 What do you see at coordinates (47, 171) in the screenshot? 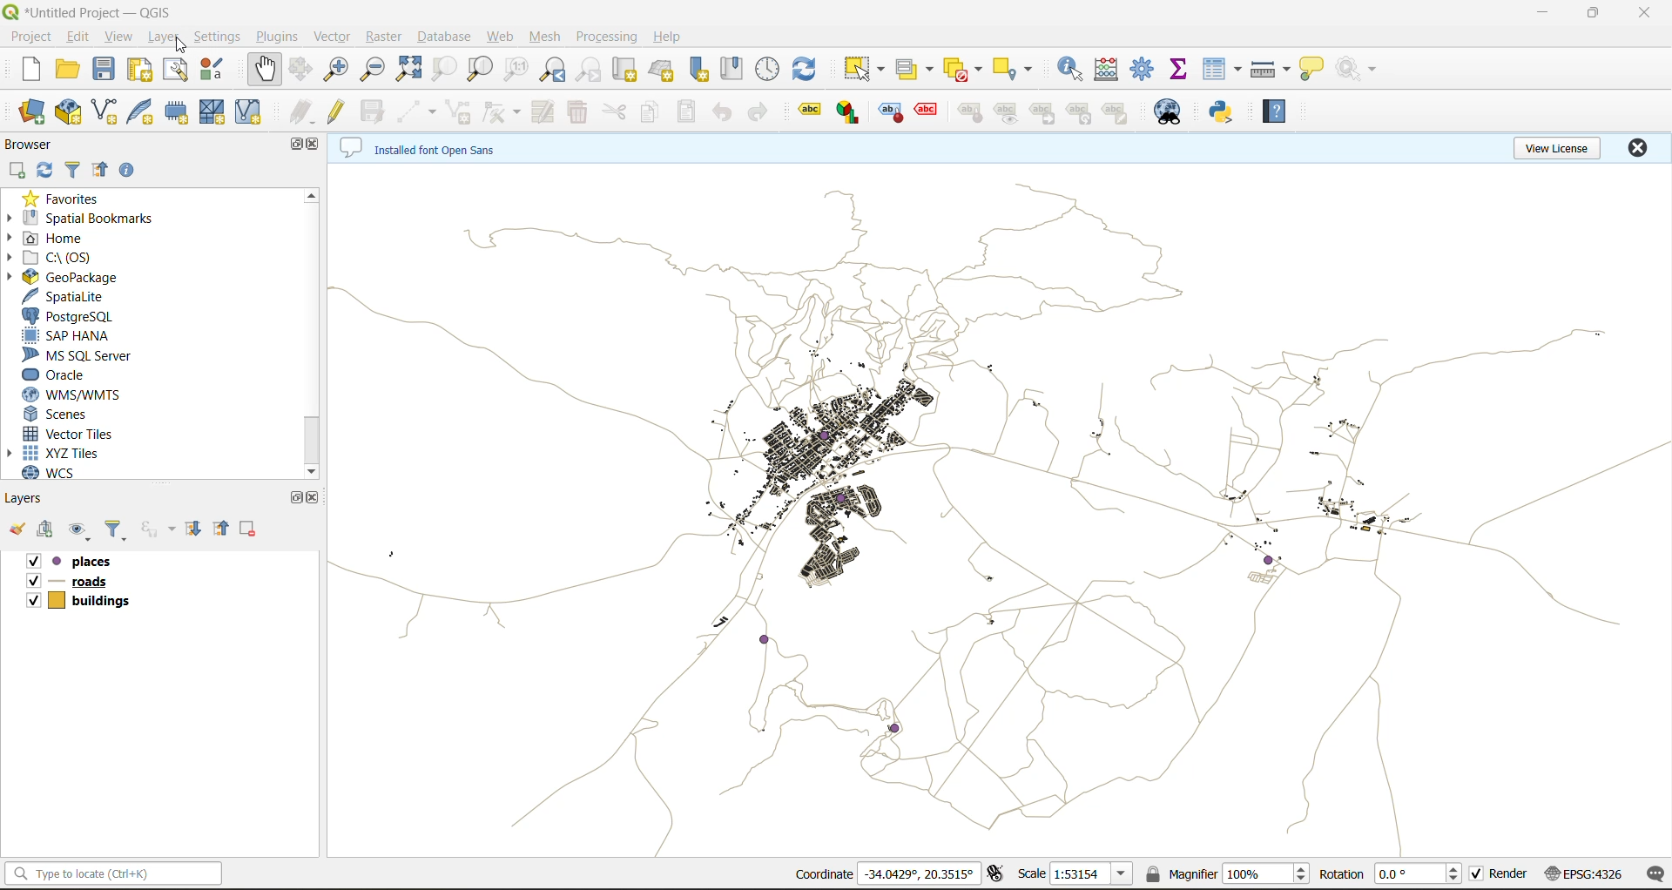
I see `refresh` at bounding box center [47, 171].